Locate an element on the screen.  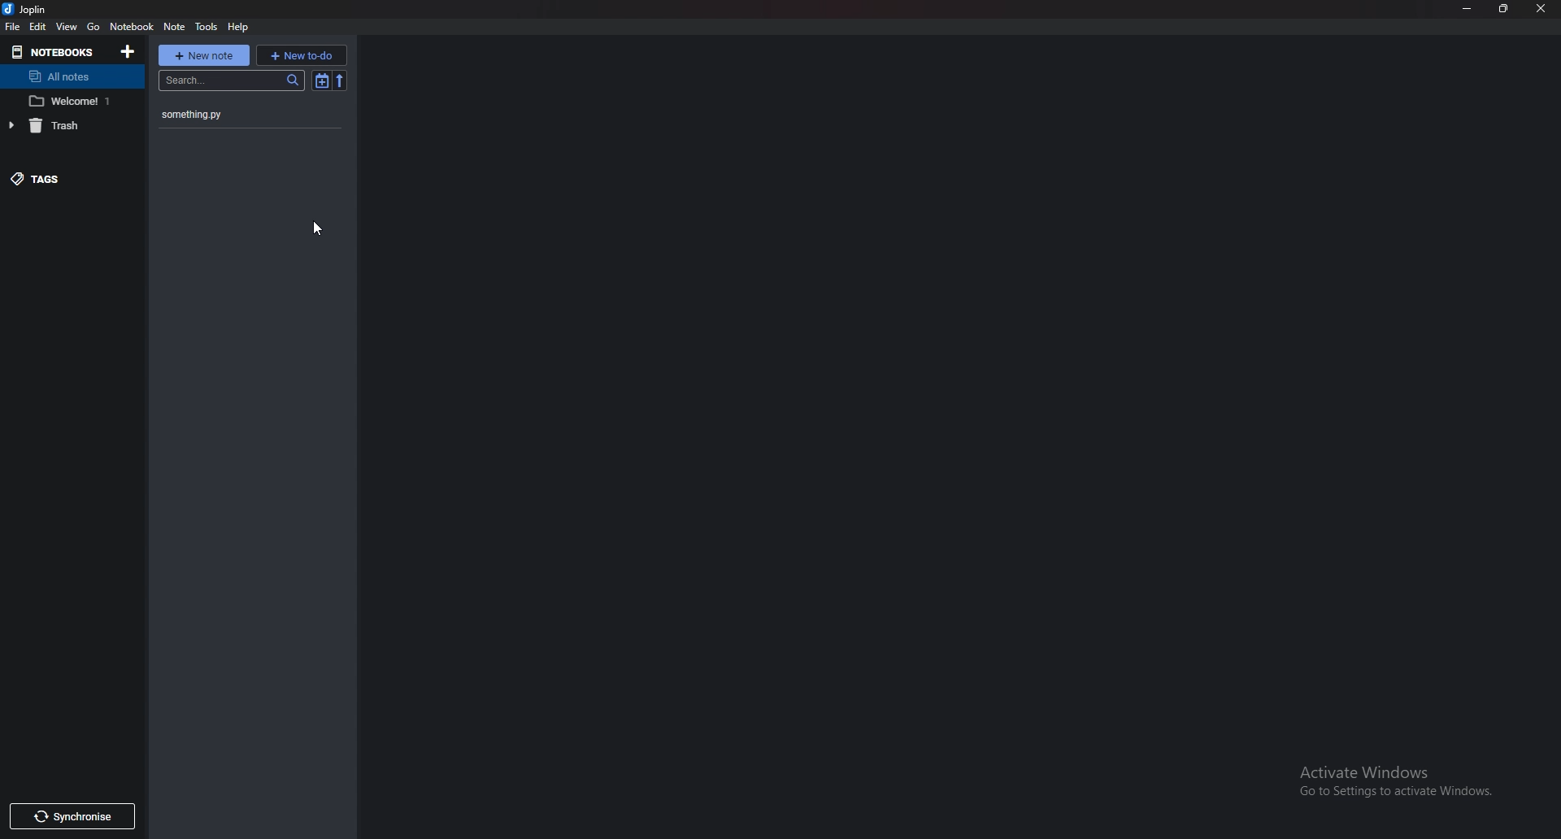
joplin is located at coordinates (26, 8).